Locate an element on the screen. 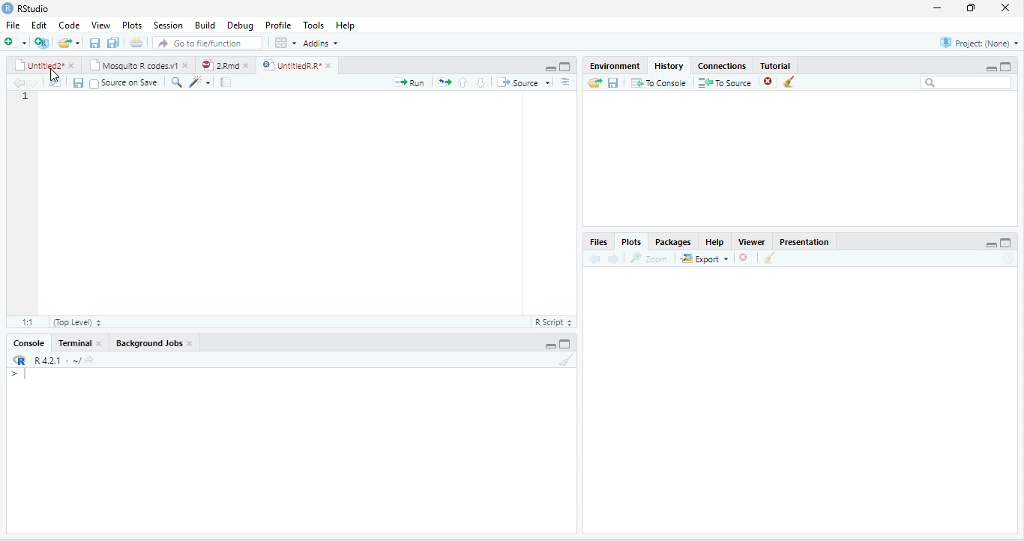  aximize  is located at coordinates (1011, 64).